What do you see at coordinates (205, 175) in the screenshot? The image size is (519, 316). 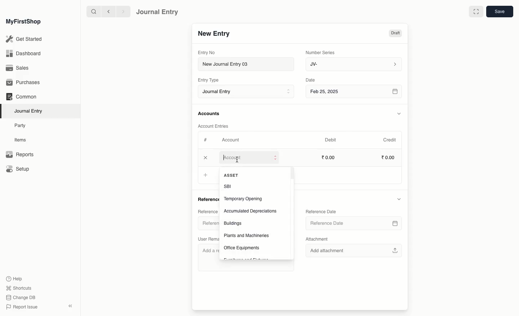 I see `Add` at bounding box center [205, 175].